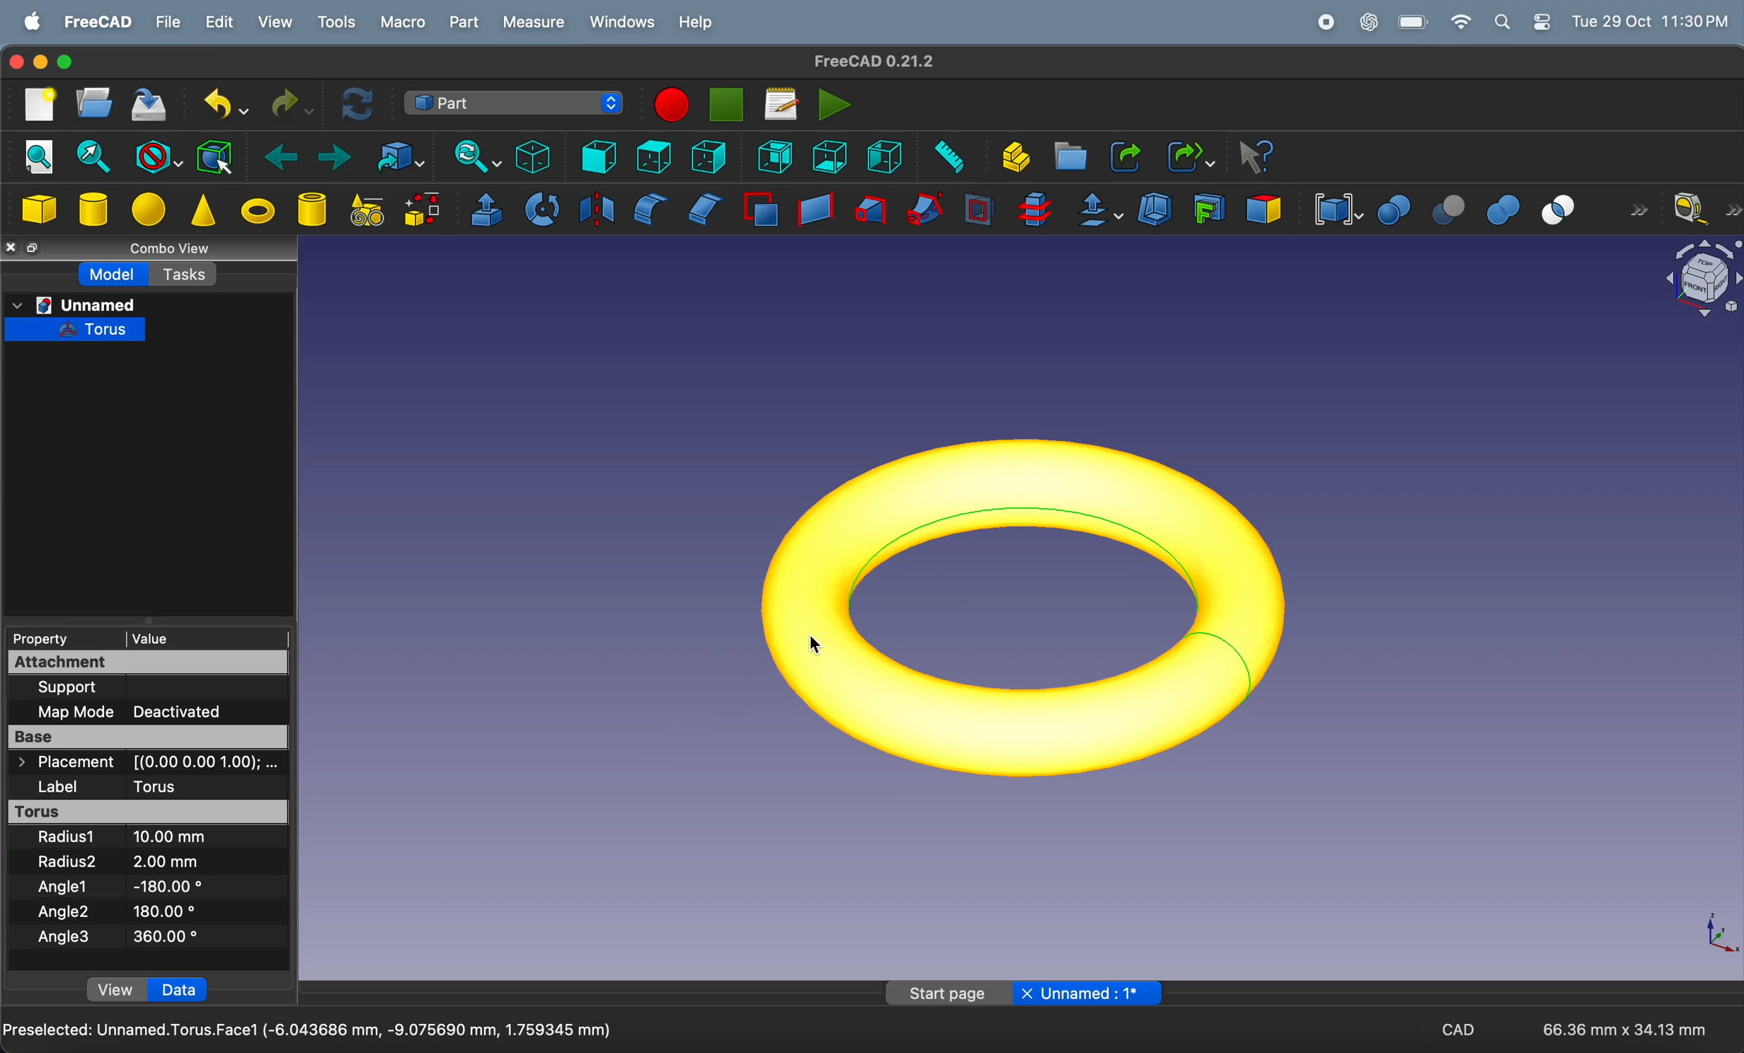 Image resolution: width=1744 pixels, height=1053 pixels. I want to click on wifi, so click(1462, 21).